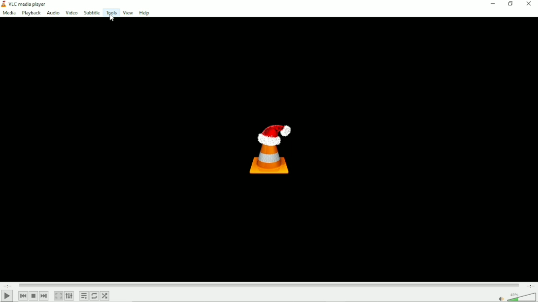 The height and width of the screenshot is (302, 538). Describe the element at coordinates (44, 296) in the screenshot. I see `Next` at that location.